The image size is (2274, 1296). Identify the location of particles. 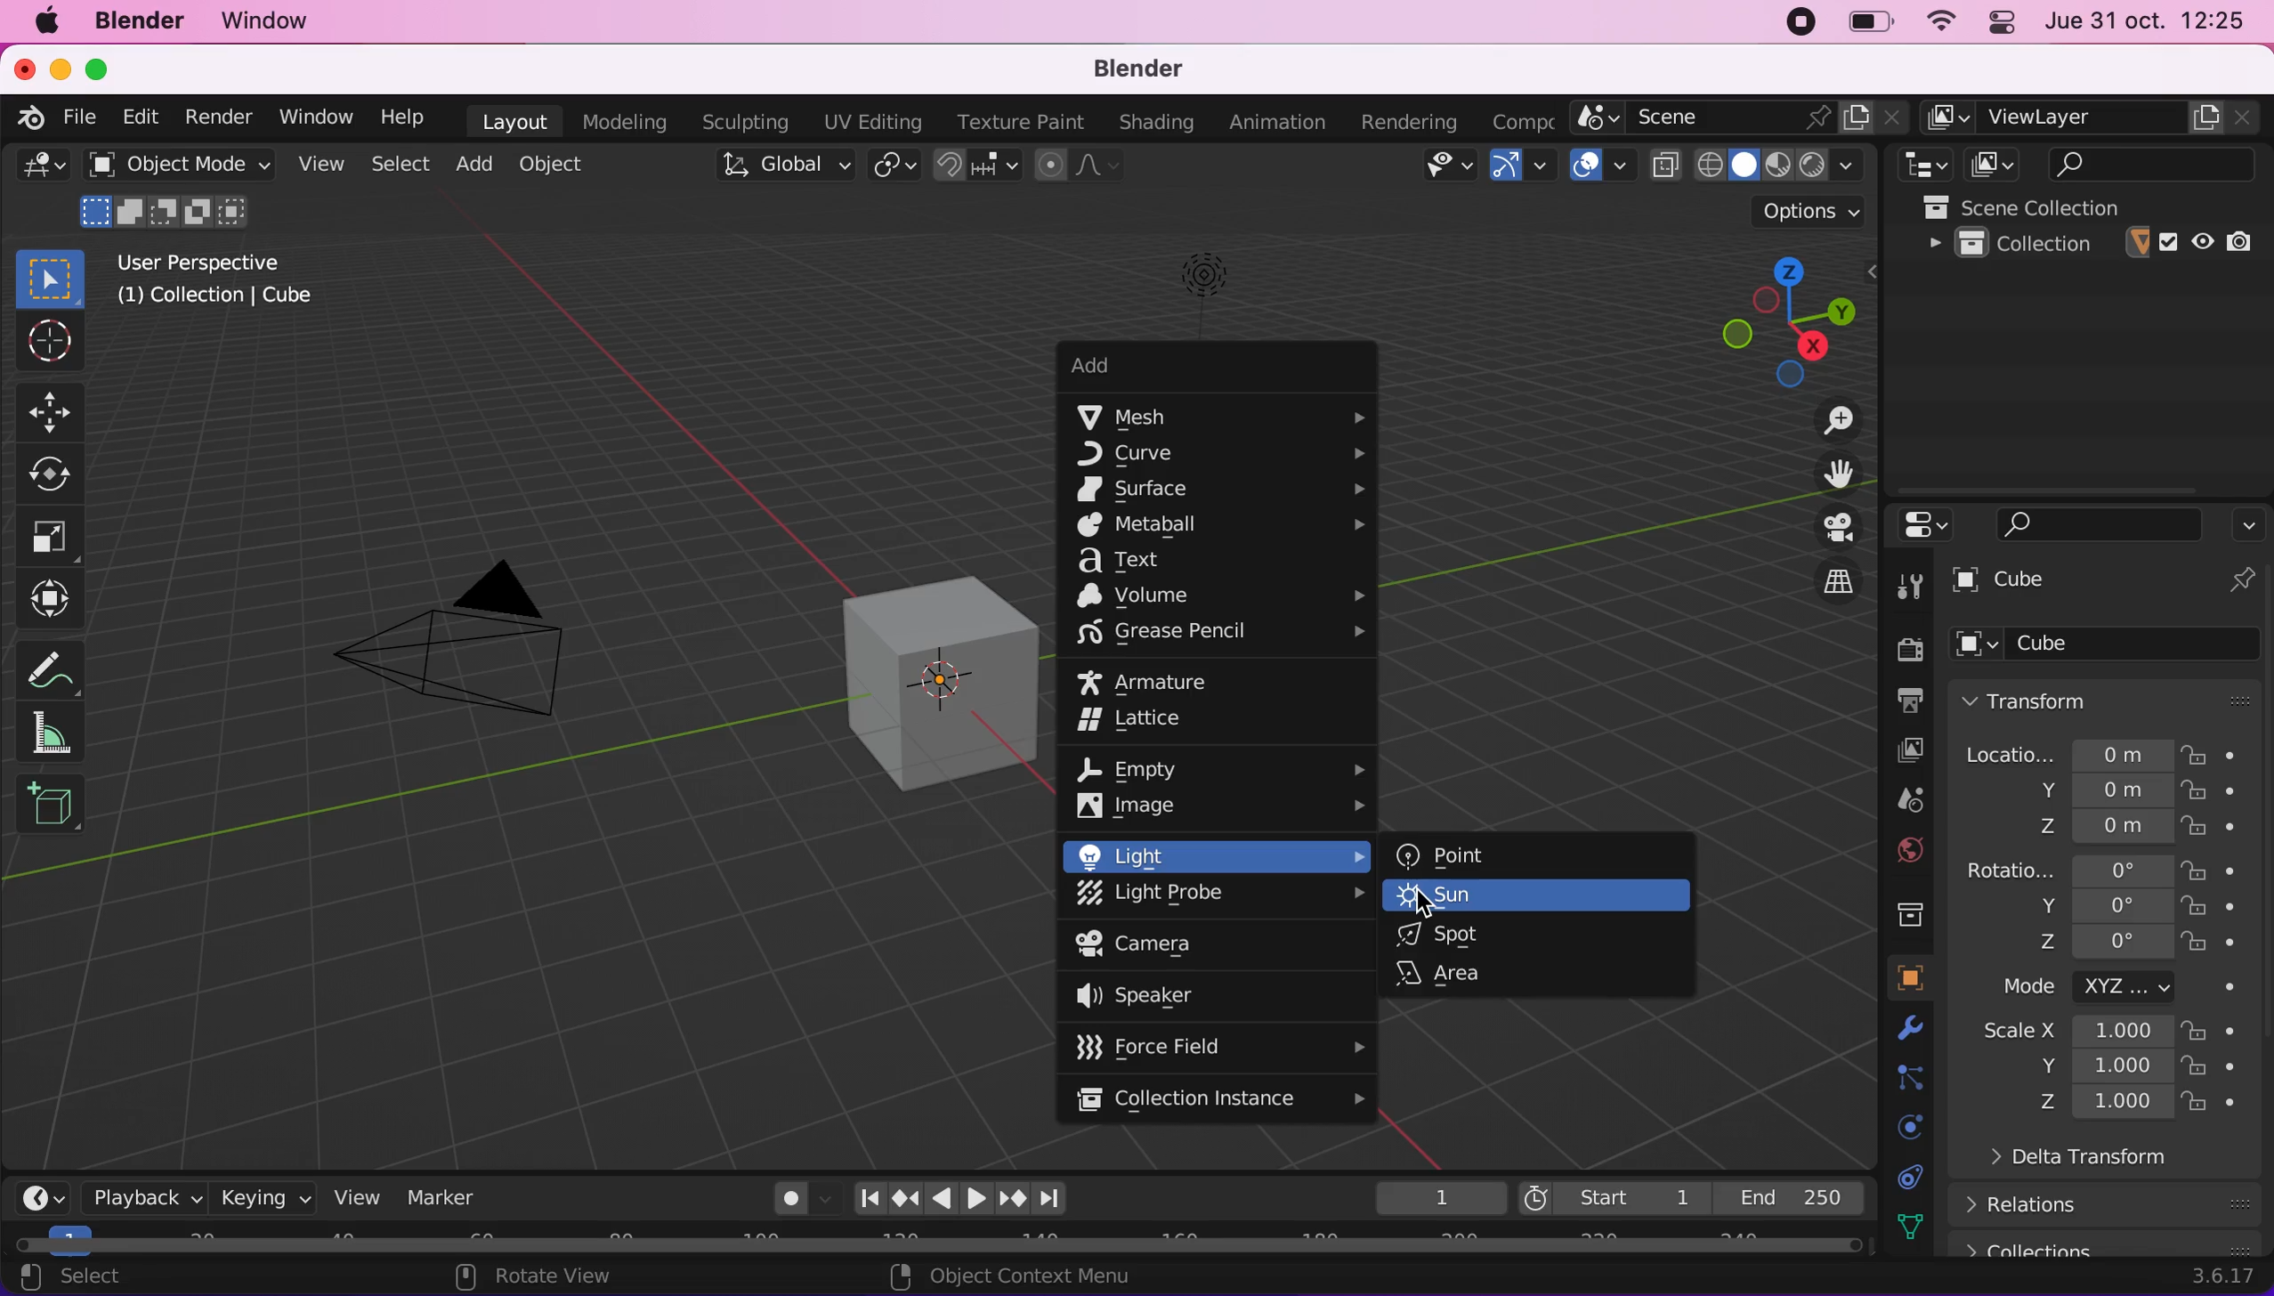
(1903, 1078).